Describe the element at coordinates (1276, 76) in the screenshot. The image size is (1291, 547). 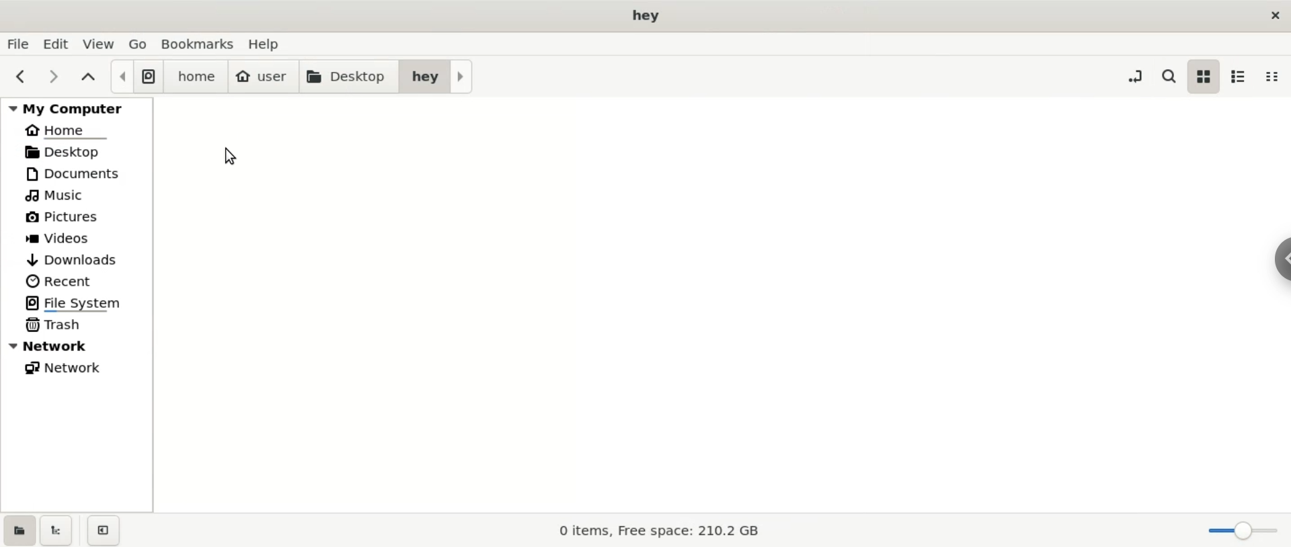
I see `compact view` at that location.